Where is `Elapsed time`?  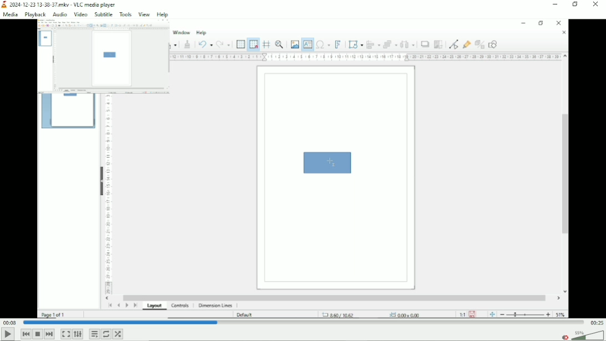 Elapsed time is located at coordinates (9, 323).